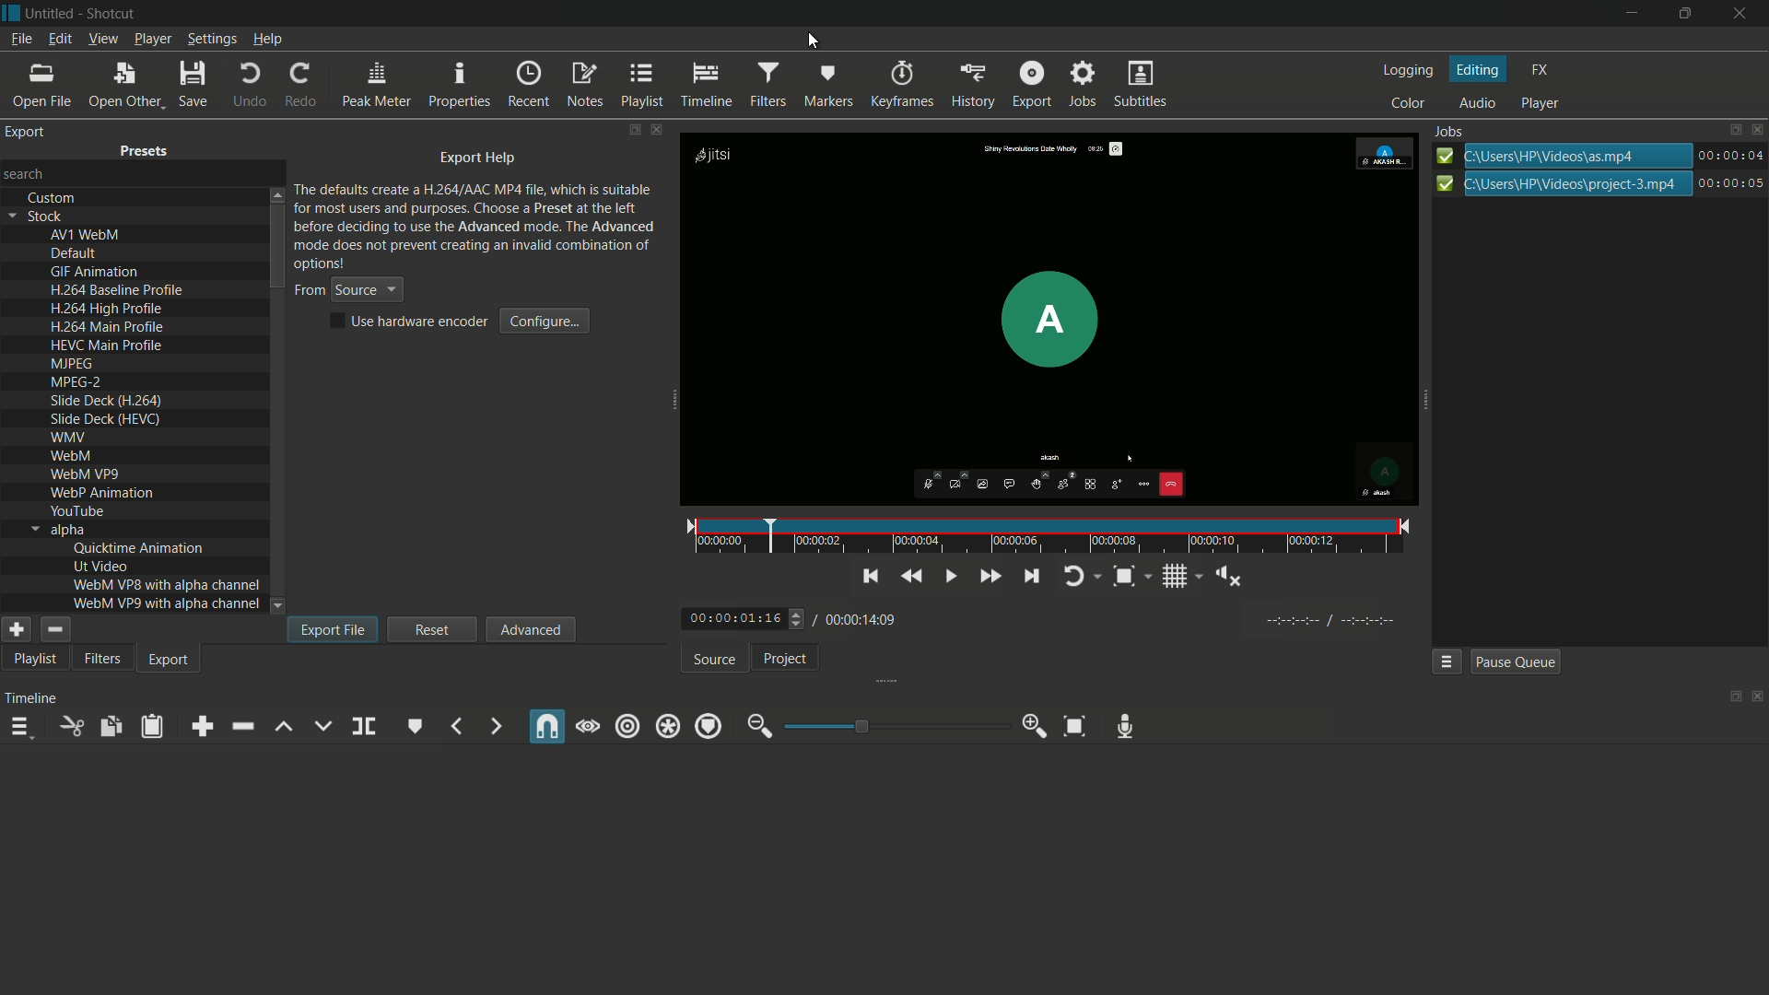 The width and height of the screenshot is (1769, 995). What do you see at coordinates (1031, 574) in the screenshot?
I see `skip to the next point` at bounding box center [1031, 574].